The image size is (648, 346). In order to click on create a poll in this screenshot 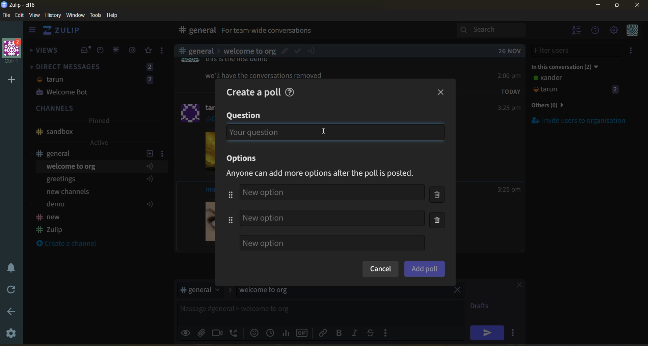, I will do `click(249, 90)`.